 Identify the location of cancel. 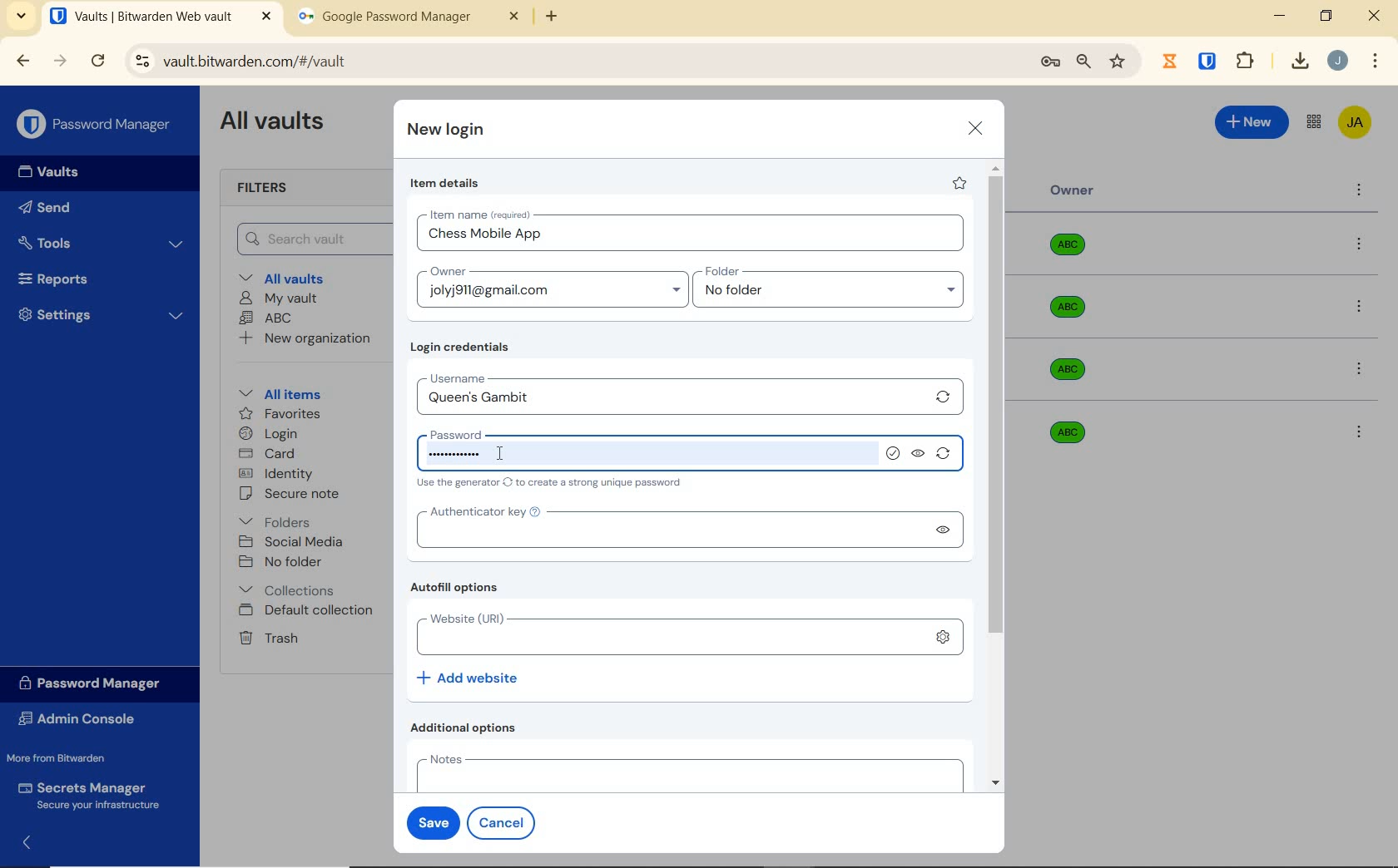
(504, 822).